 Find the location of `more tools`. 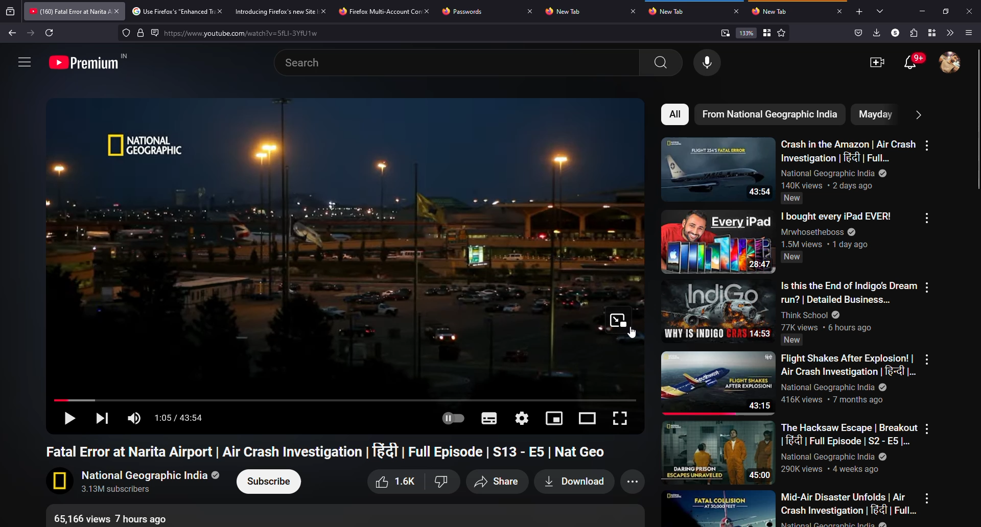

more tools is located at coordinates (949, 33).